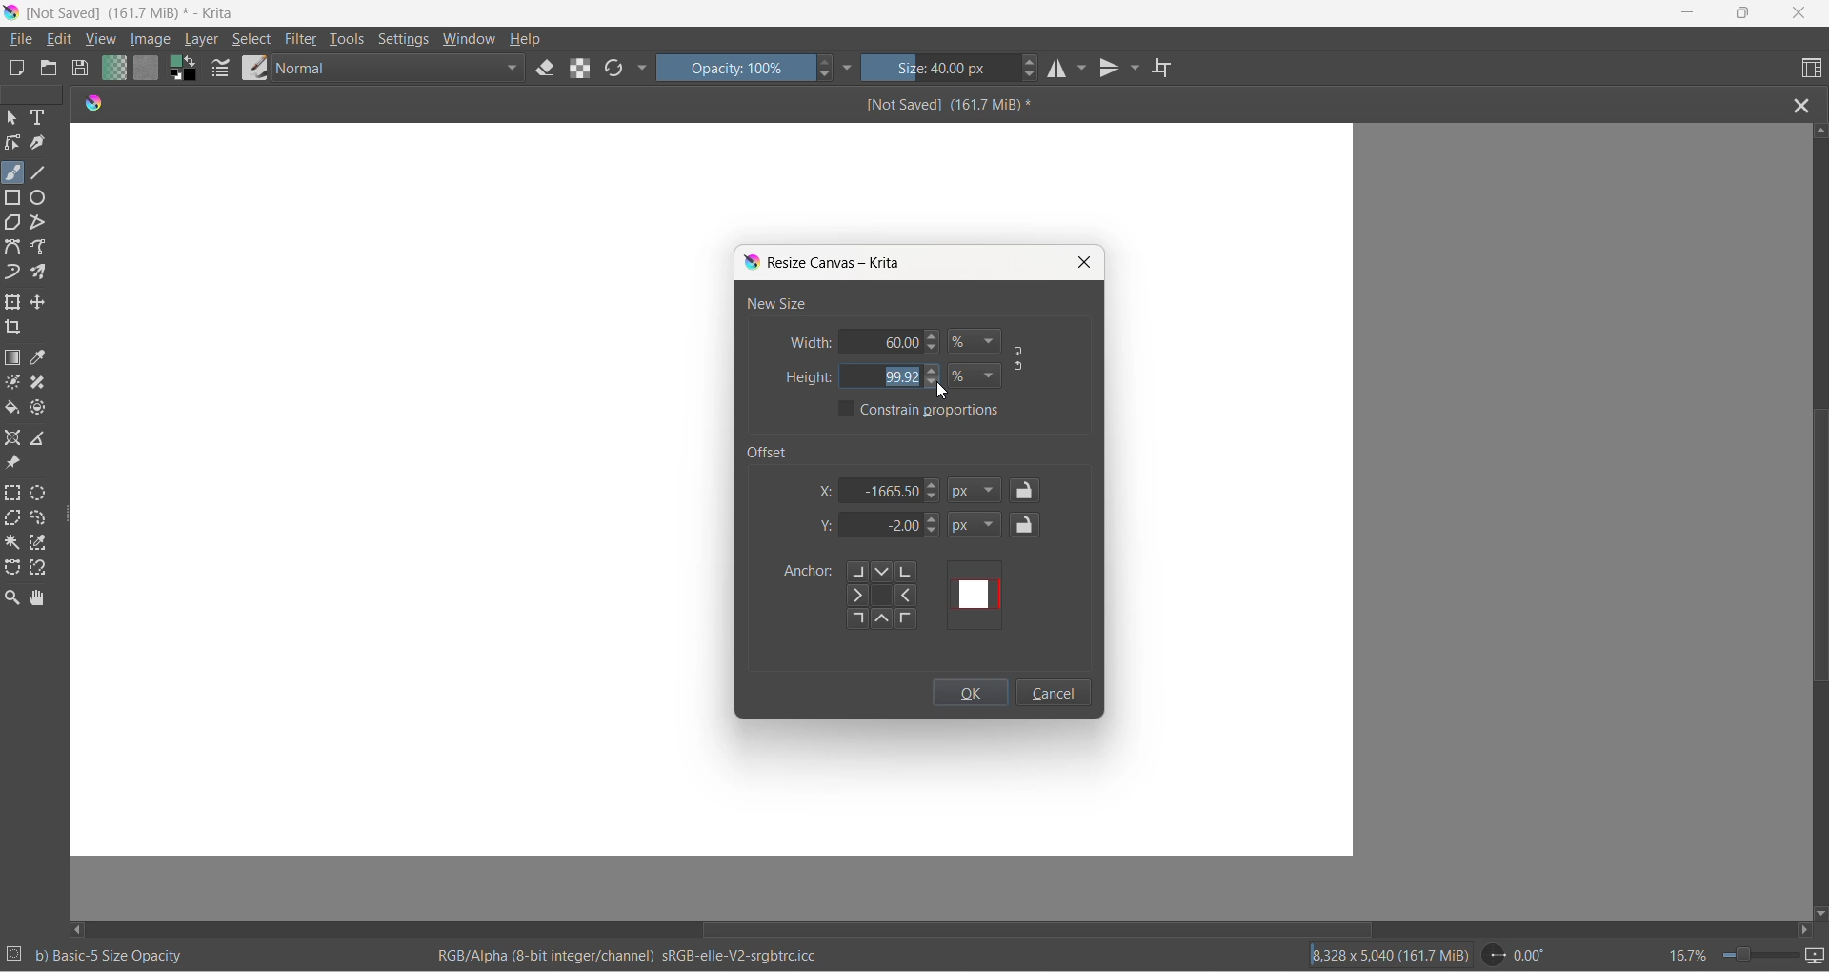 This screenshot has width=1829, height=972. I want to click on file name and size, so click(931, 105).